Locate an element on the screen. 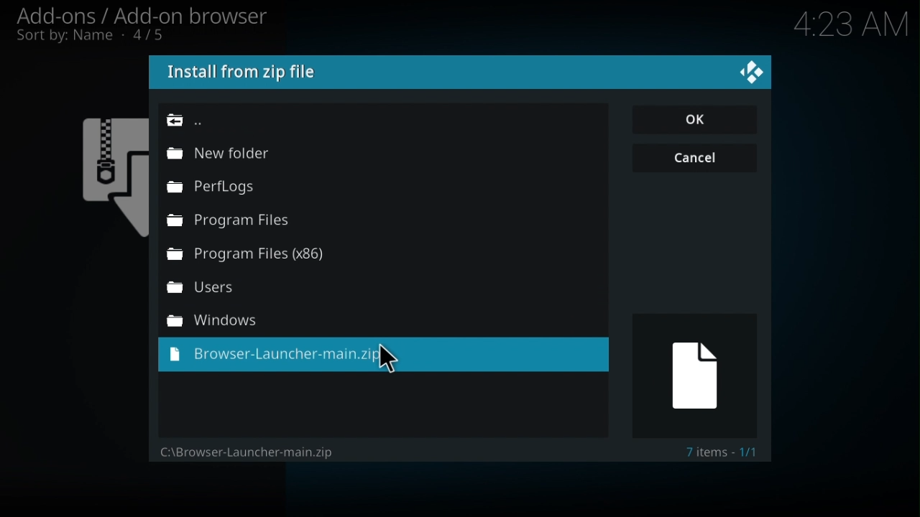 This screenshot has height=517, width=920. kodi logo is located at coordinates (751, 71).